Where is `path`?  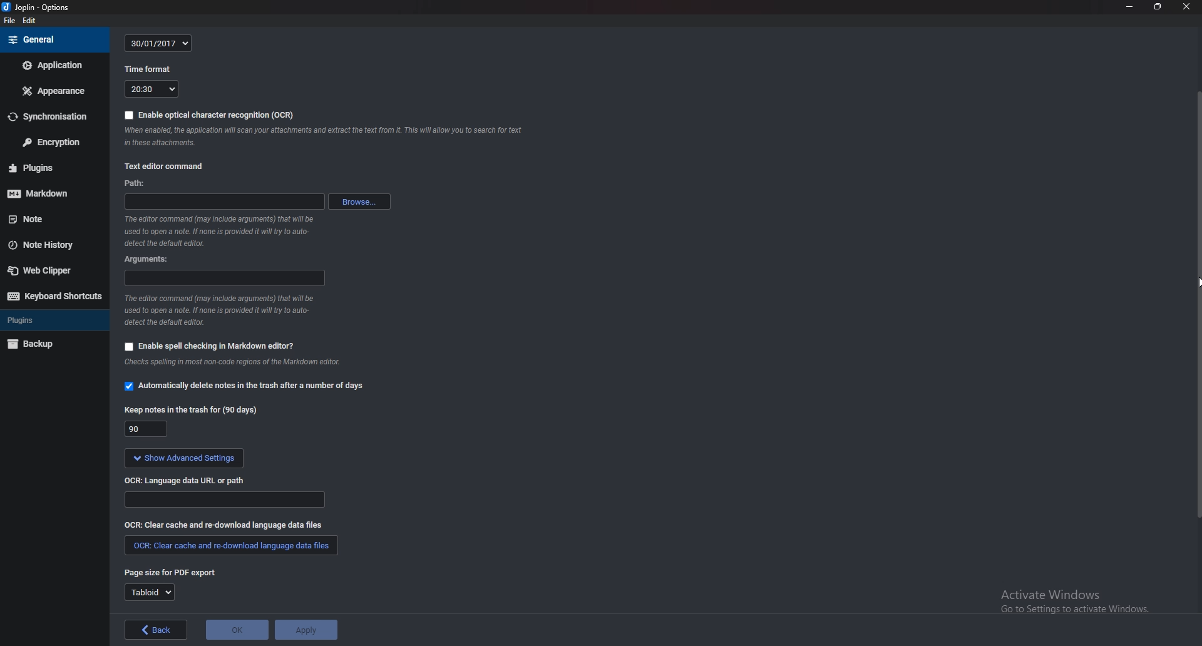 path is located at coordinates (230, 501).